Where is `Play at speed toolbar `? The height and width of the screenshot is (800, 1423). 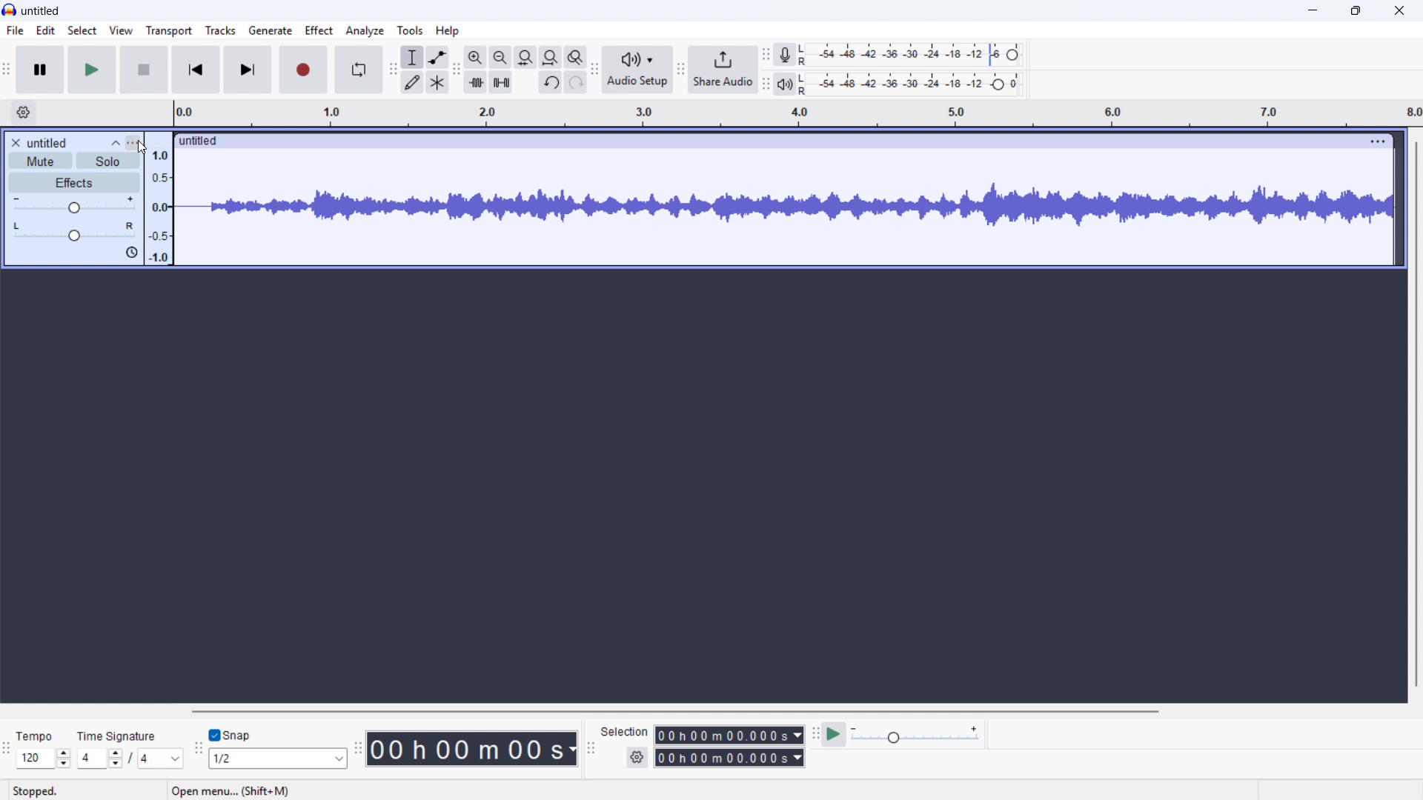
Play at speed toolbar  is located at coordinates (815, 733).